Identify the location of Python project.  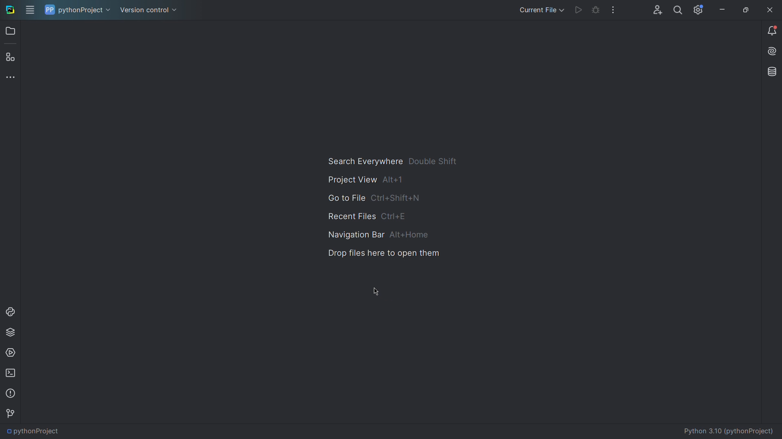
(77, 10).